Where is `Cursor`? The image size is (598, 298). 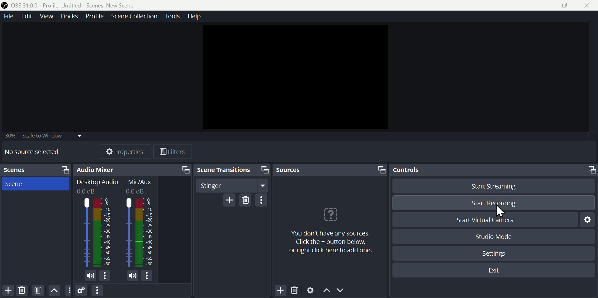 Cursor is located at coordinates (500, 212).